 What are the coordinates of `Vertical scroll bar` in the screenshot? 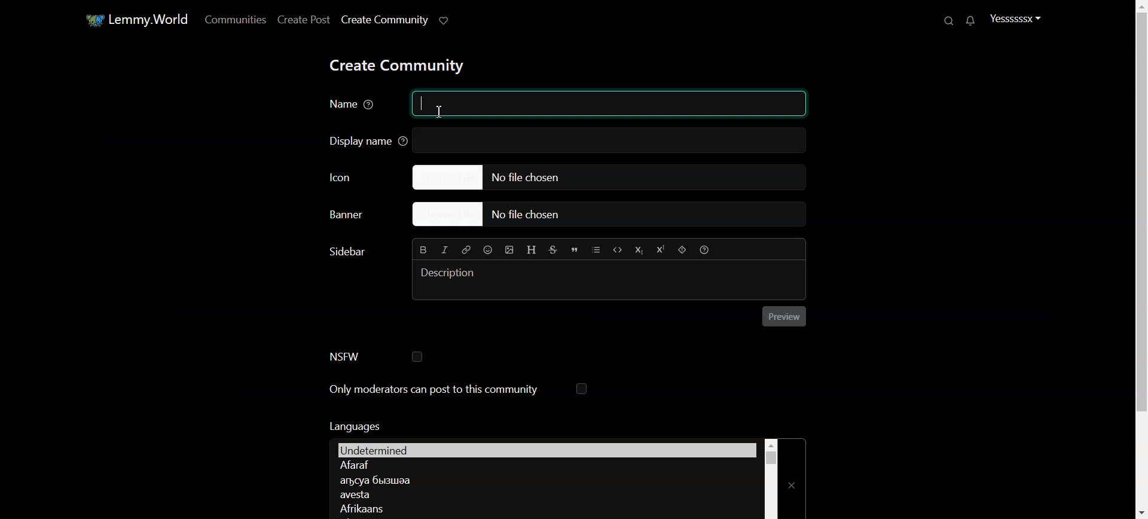 It's located at (771, 478).